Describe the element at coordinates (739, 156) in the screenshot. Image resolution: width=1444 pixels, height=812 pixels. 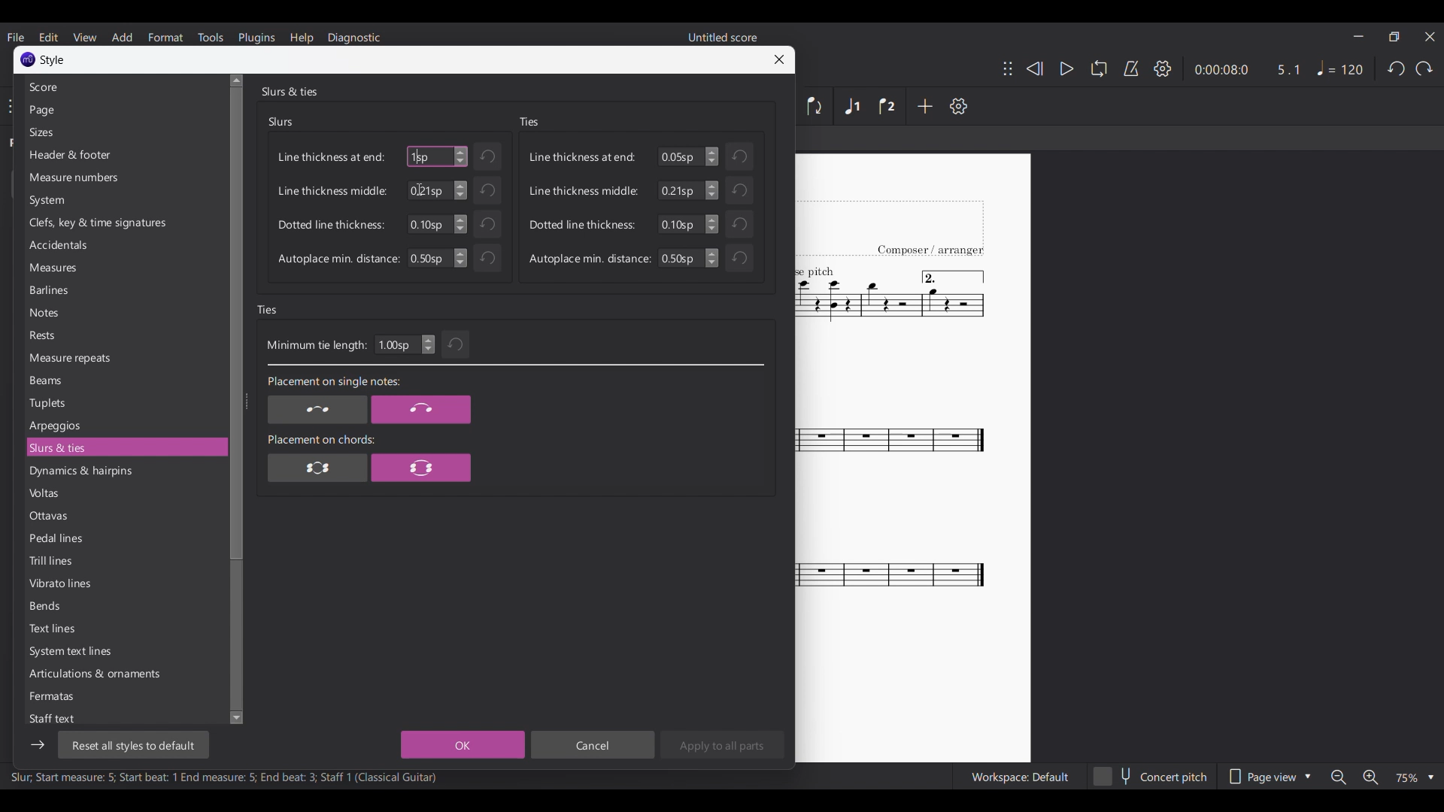
I see `Undo` at that location.